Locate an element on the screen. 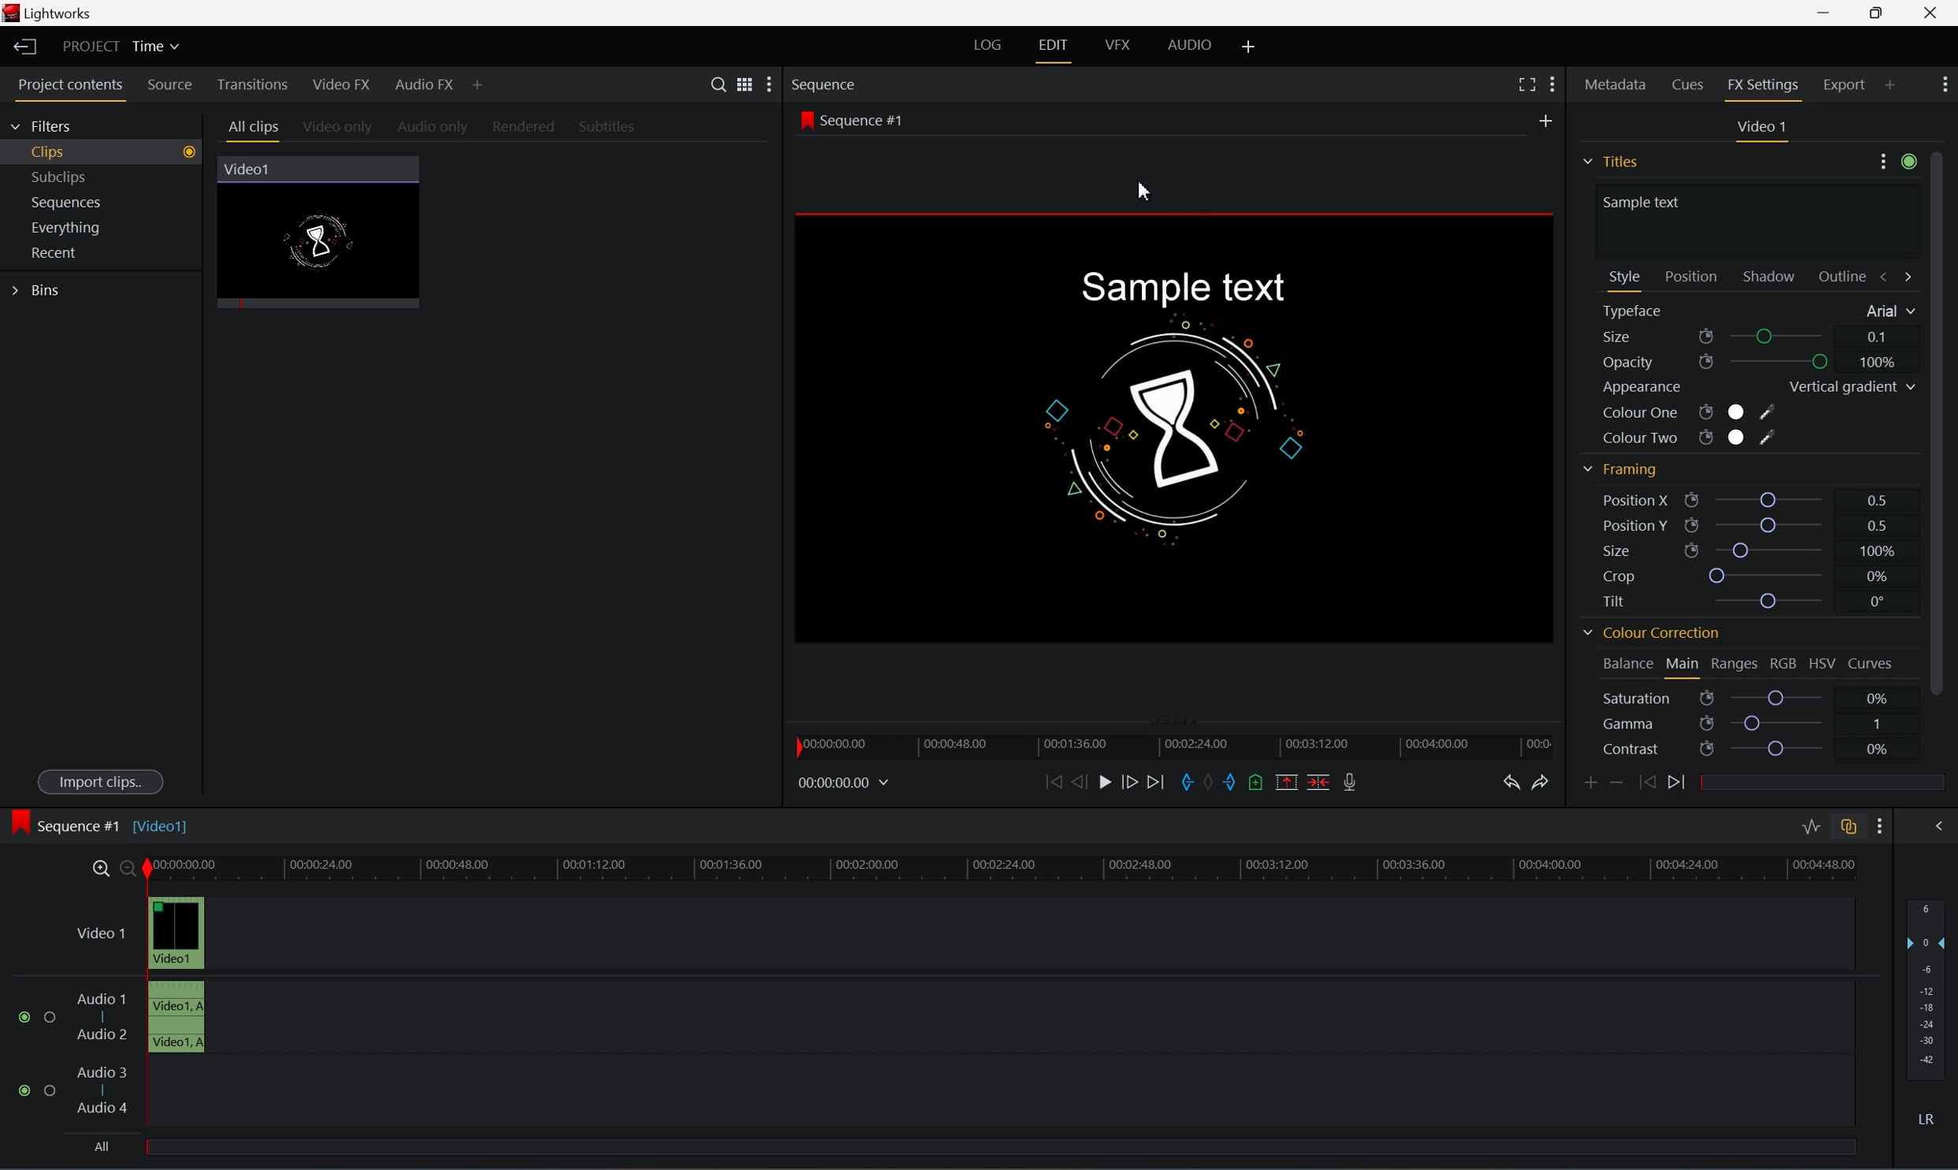  move one frame back is located at coordinates (1080, 781).